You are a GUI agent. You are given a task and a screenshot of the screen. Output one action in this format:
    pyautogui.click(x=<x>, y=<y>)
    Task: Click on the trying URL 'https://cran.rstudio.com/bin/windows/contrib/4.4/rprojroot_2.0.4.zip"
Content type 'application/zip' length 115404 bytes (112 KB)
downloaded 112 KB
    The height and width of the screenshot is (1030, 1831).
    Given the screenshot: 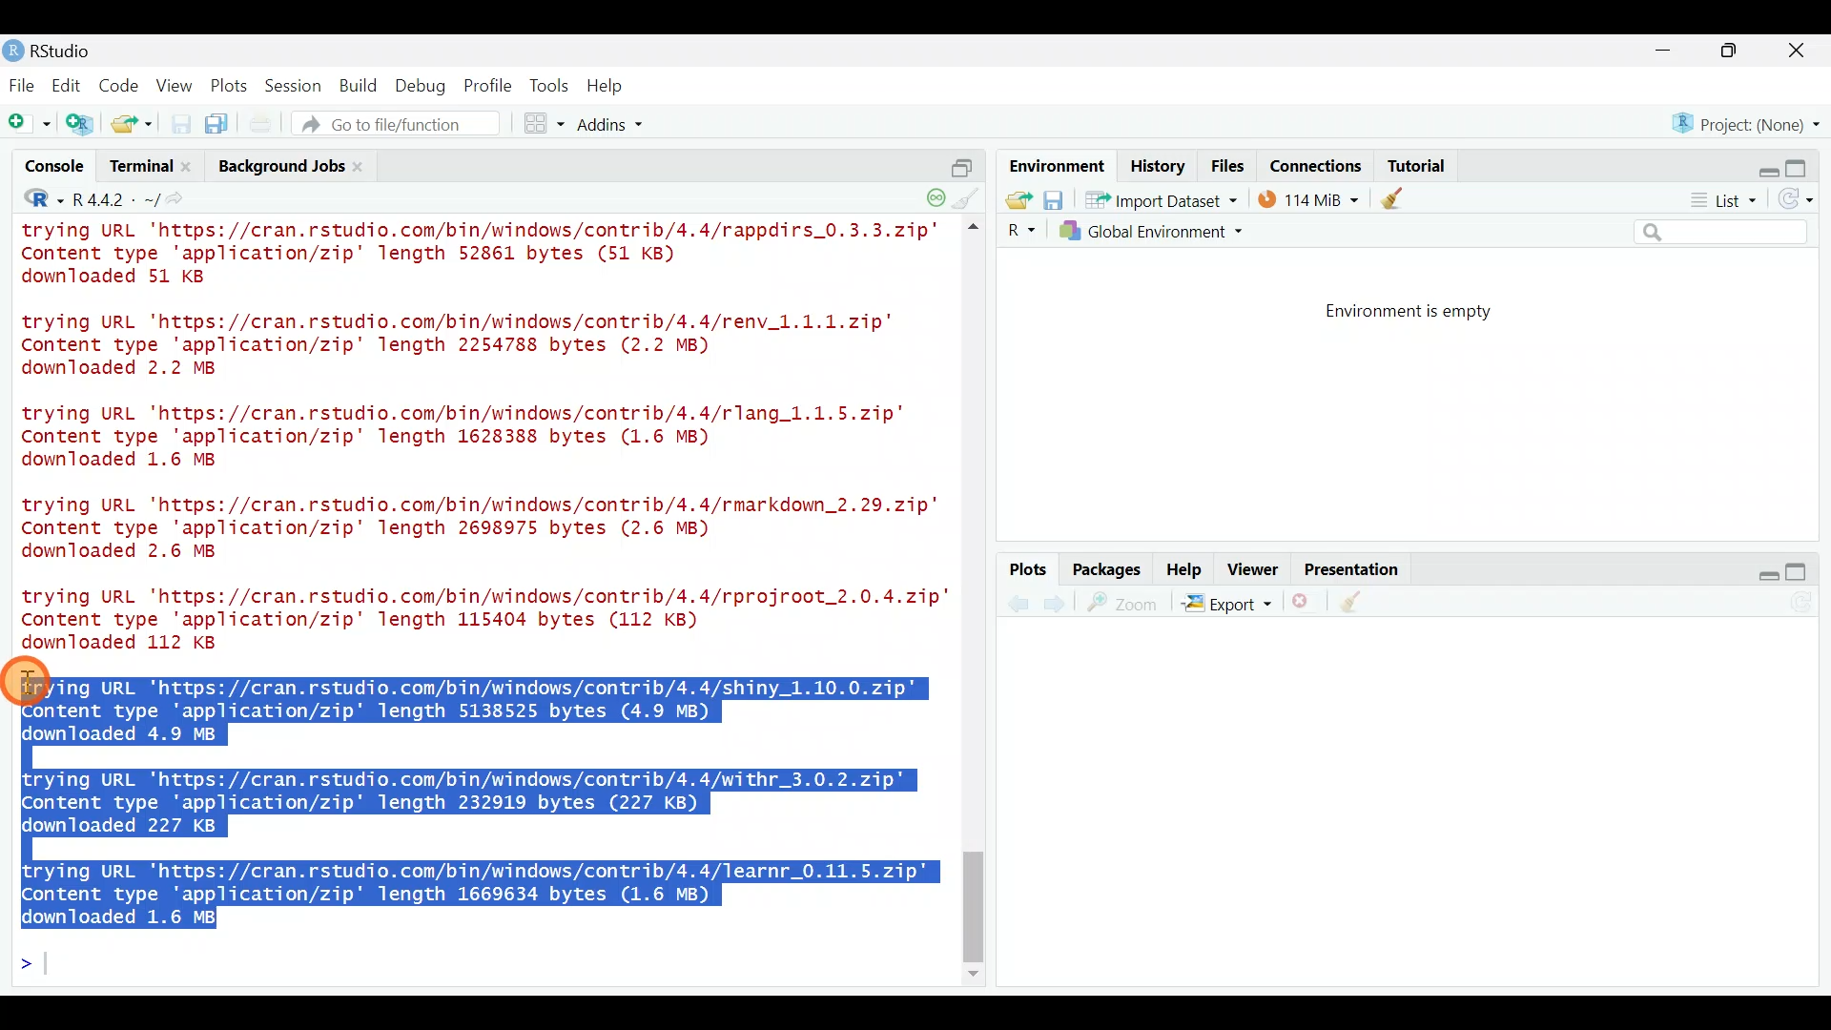 What is the action you would take?
    pyautogui.click(x=476, y=619)
    